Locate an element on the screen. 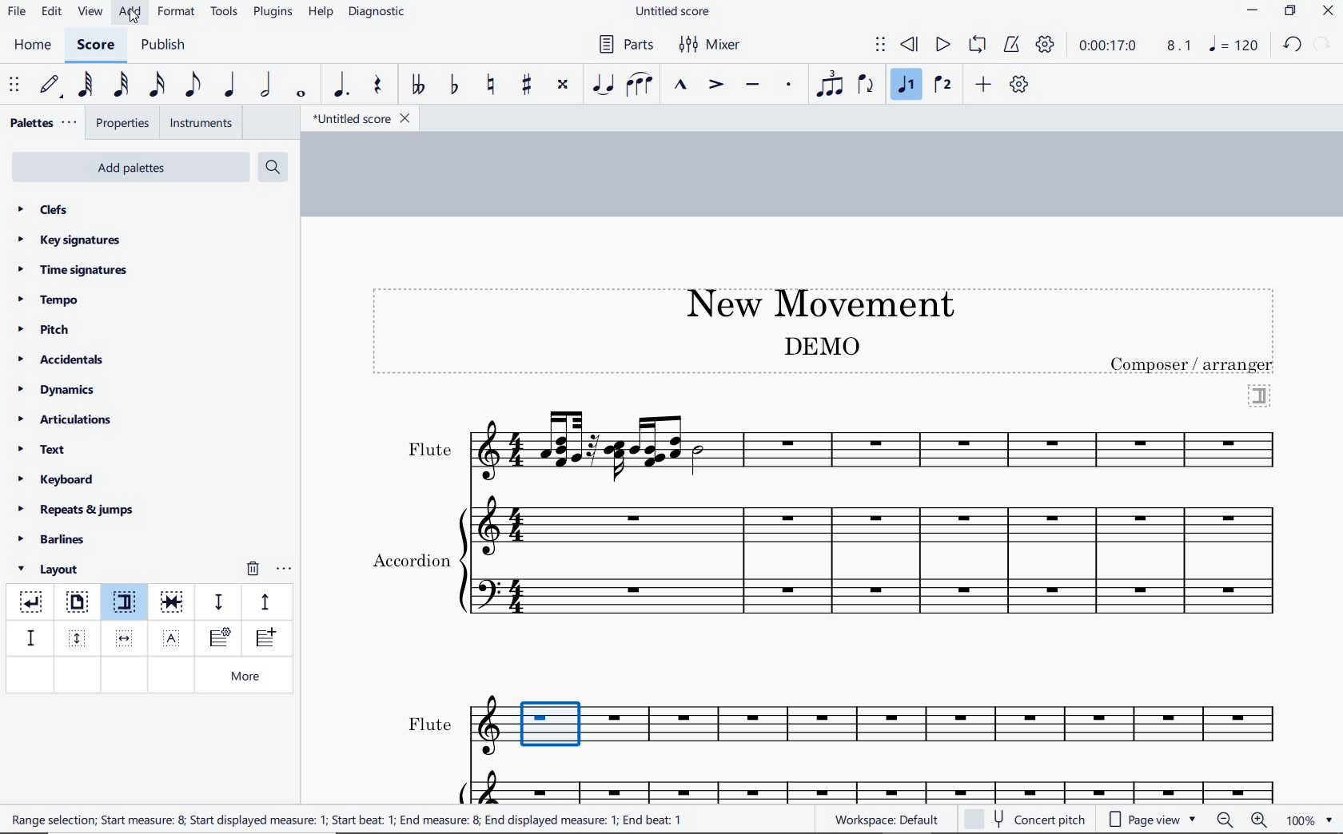  insert horizontal is located at coordinates (125, 638).